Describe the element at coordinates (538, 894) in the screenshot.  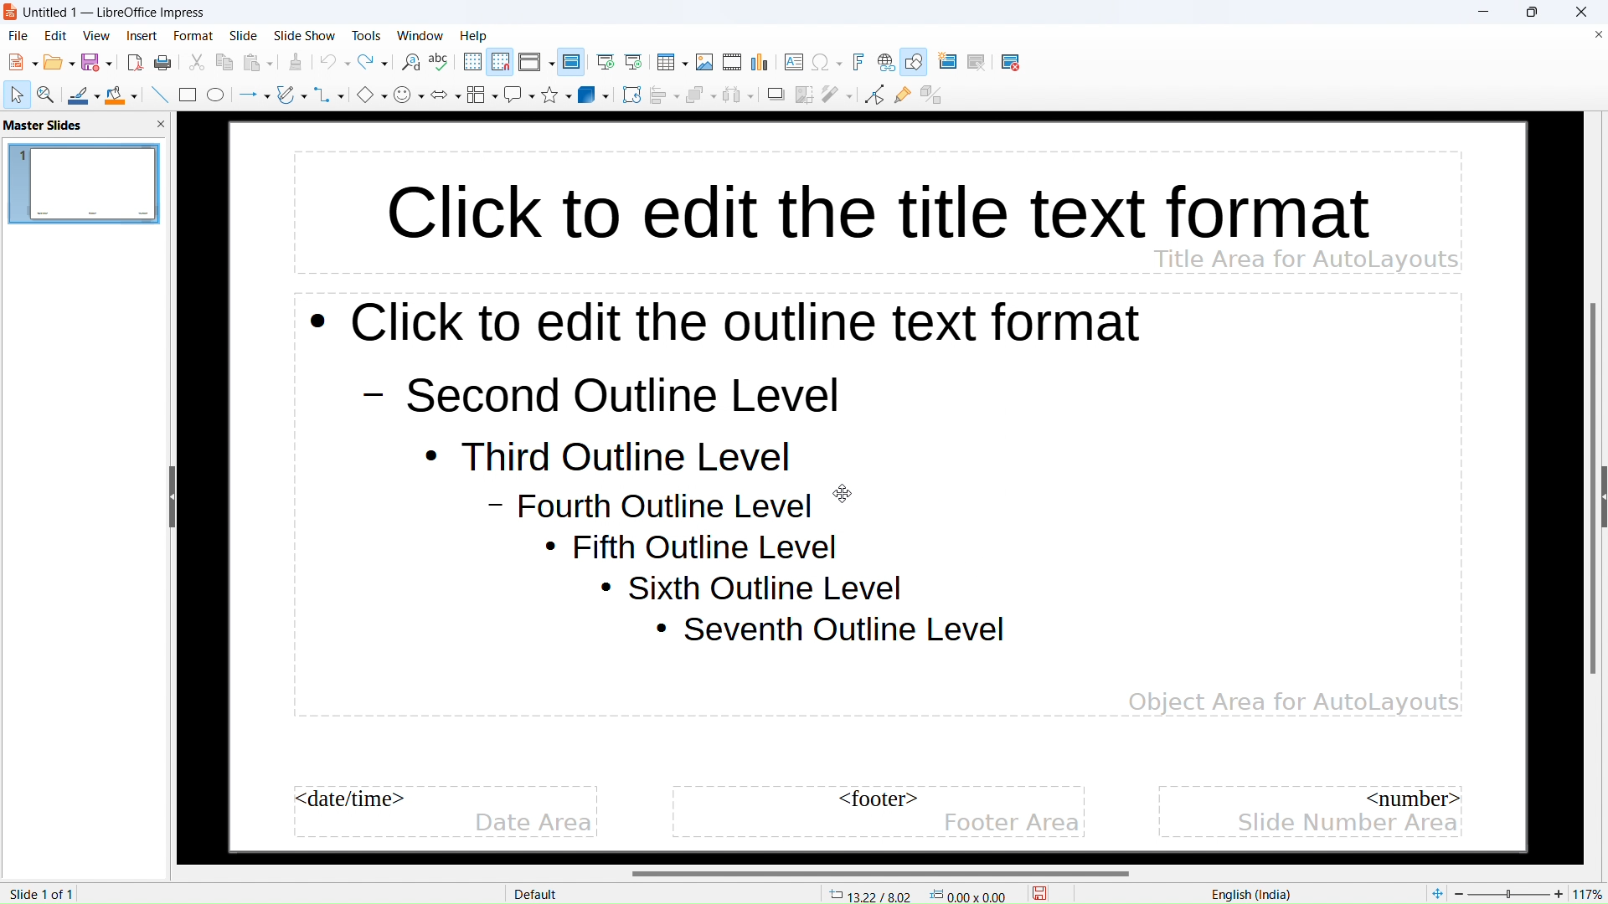
I see `Default` at that location.